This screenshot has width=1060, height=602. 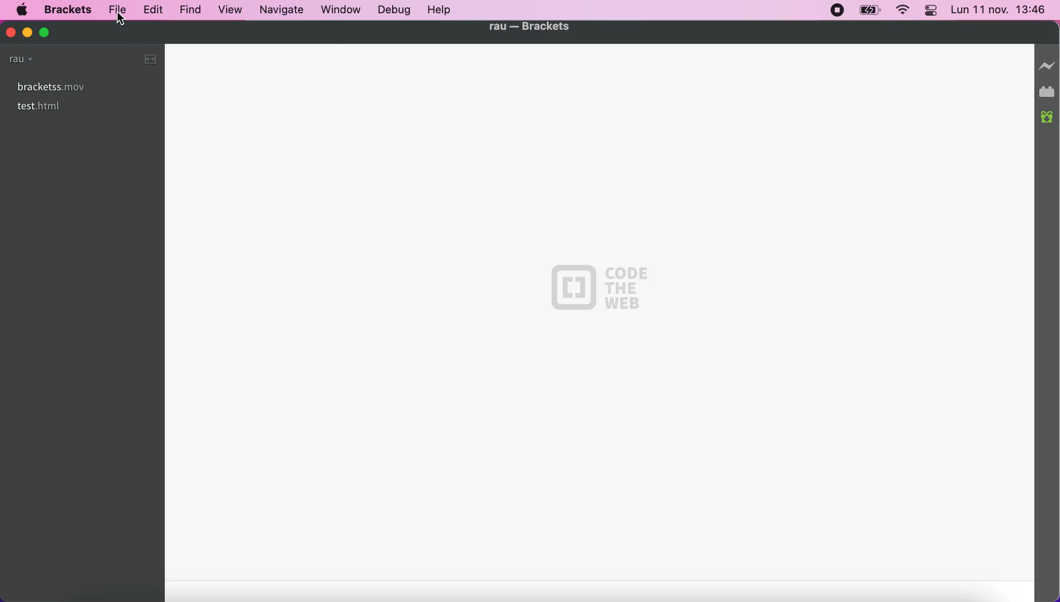 I want to click on blank canvas, so click(x=602, y=321).